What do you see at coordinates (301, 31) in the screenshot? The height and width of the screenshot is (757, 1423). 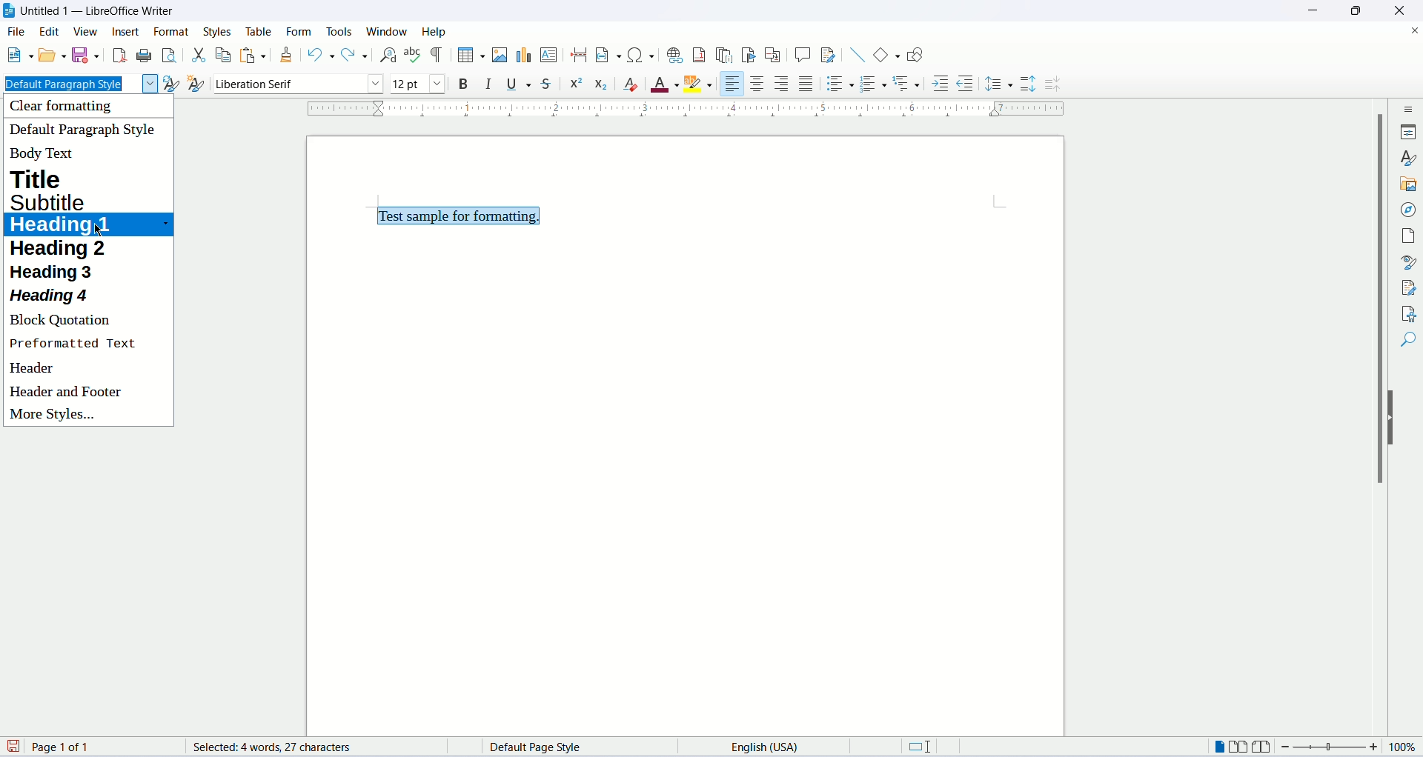 I see `form` at bounding box center [301, 31].